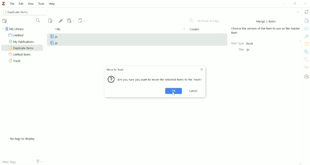  Describe the element at coordinates (195, 29) in the screenshot. I see `Creator` at that location.